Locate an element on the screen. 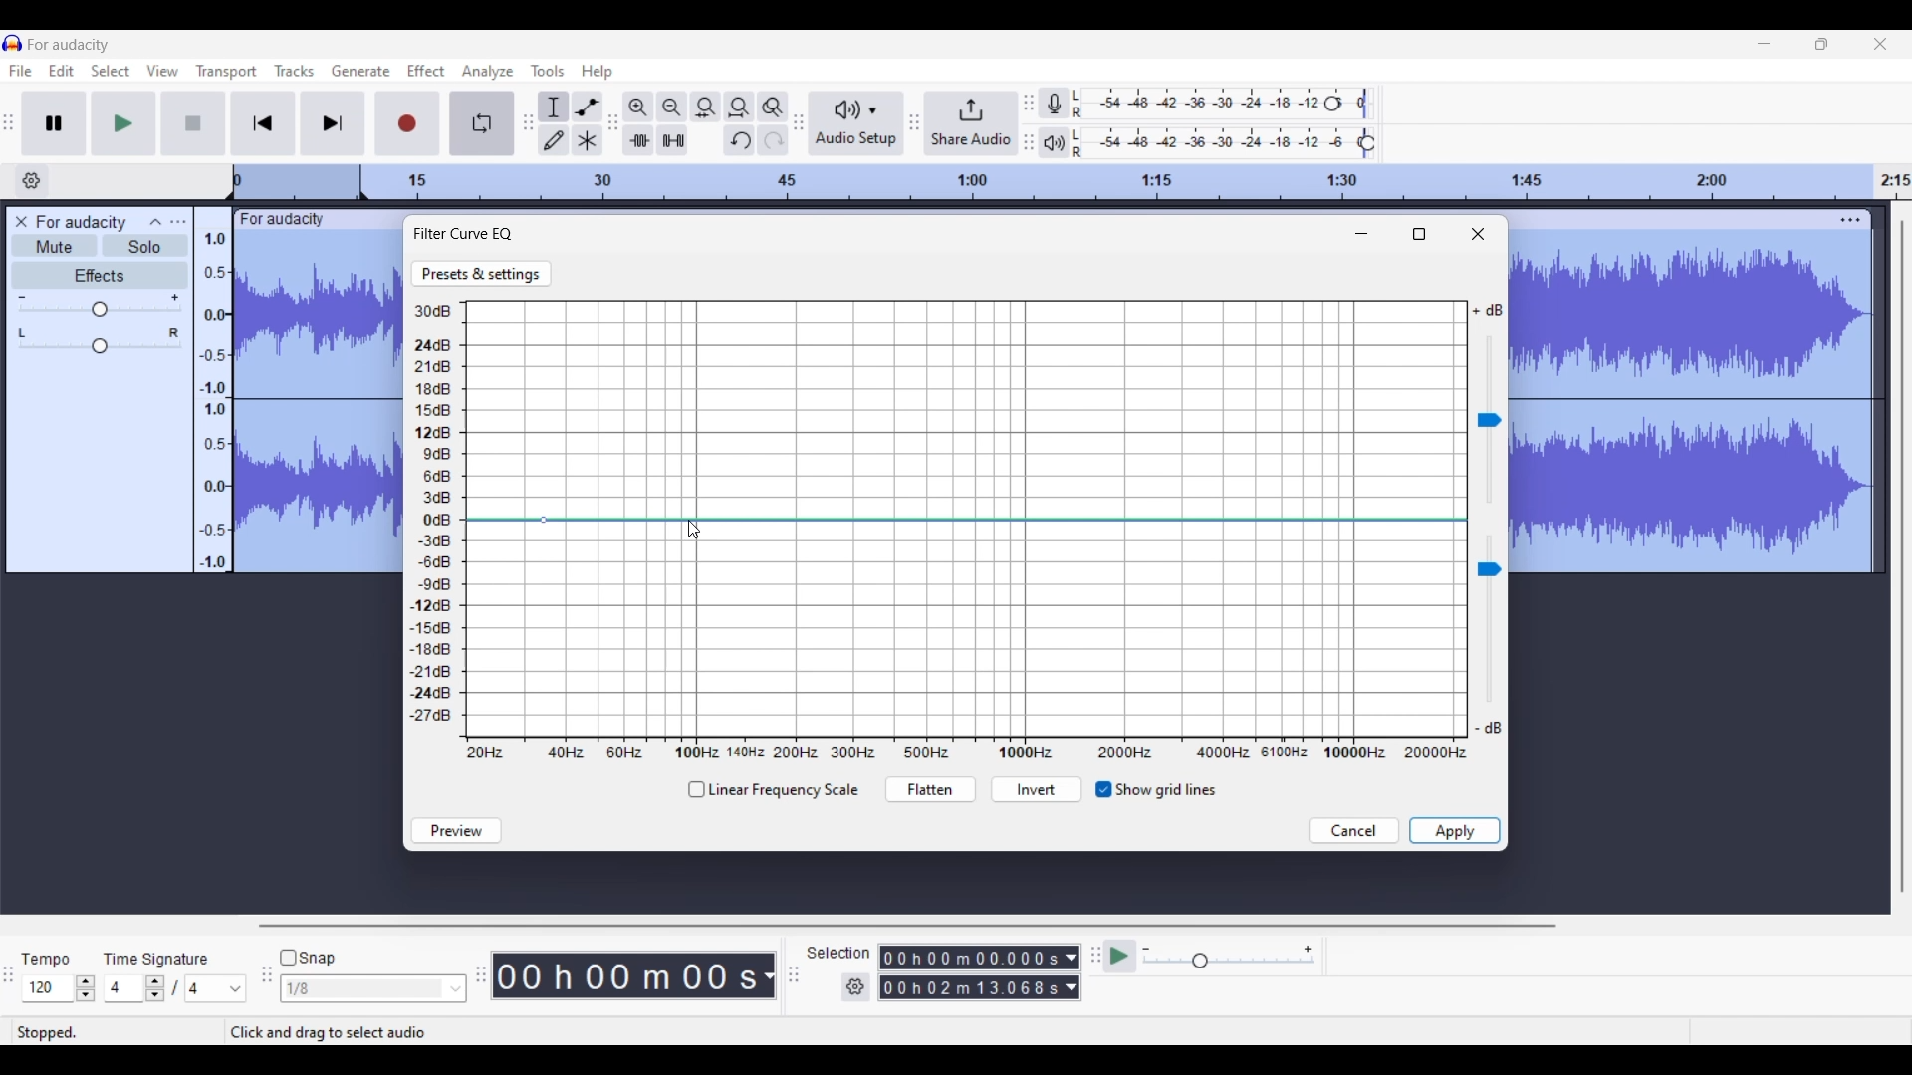  Tracks menu is located at coordinates (294, 71).